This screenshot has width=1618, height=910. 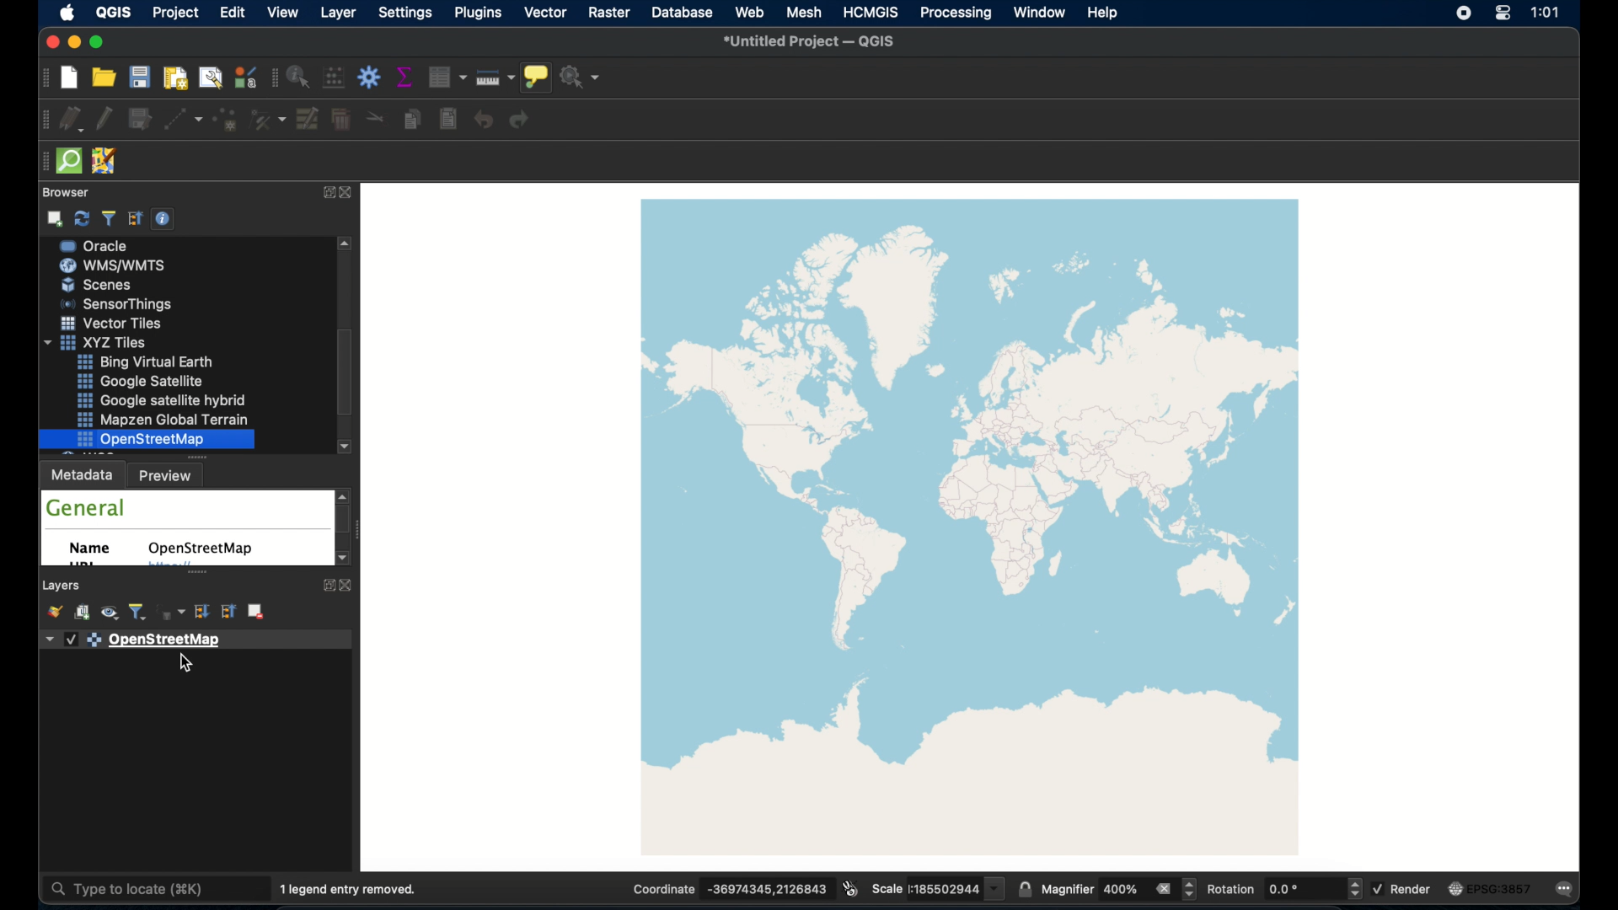 What do you see at coordinates (547, 13) in the screenshot?
I see `vector` at bounding box center [547, 13].